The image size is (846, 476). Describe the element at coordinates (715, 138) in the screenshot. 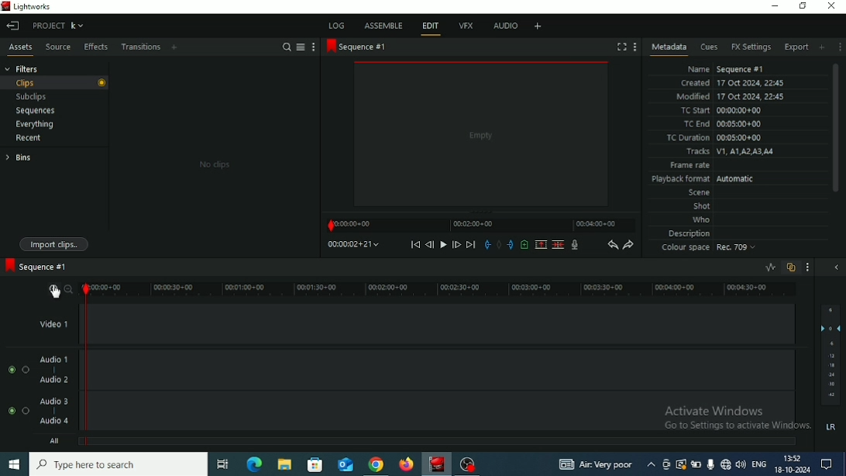

I see `TC Duration` at that location.